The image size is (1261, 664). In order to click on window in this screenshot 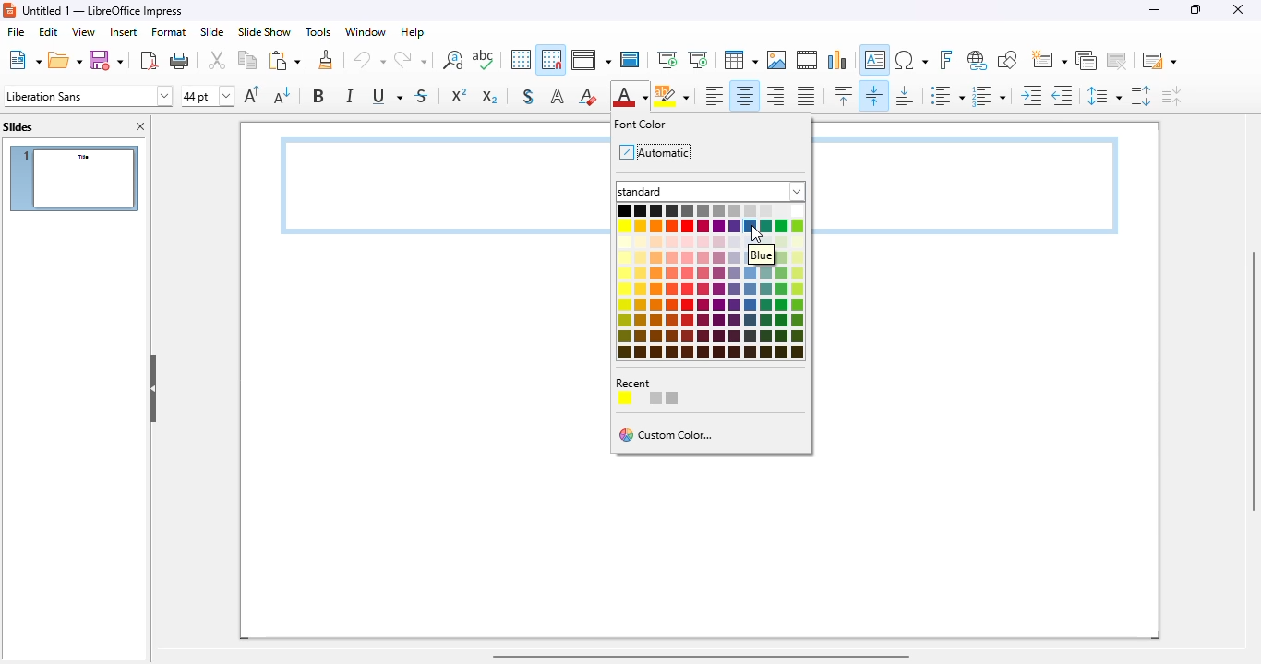, I will do `click(366, 32)`.